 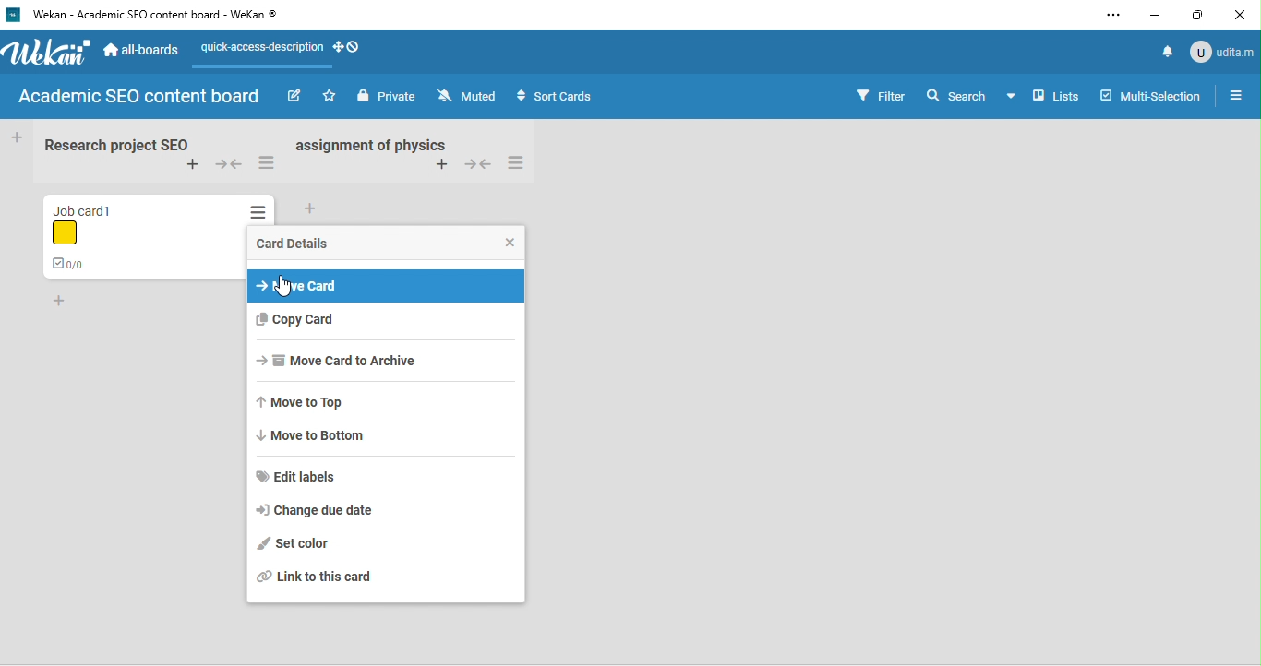 What do you see at coordinates (1168, 48) in the screenshot?
I see `notifications` at bounding box center [1168, 48].